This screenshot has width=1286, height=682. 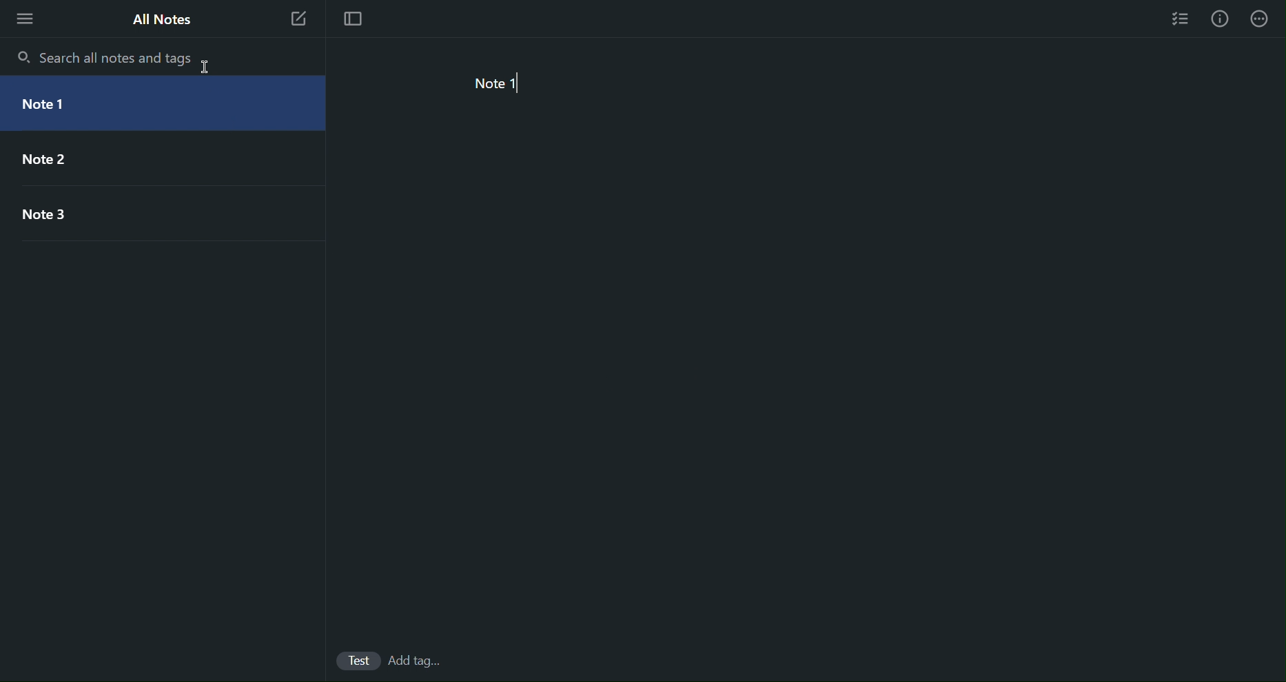 I want to click on Info, so click(x=1220, y=18).